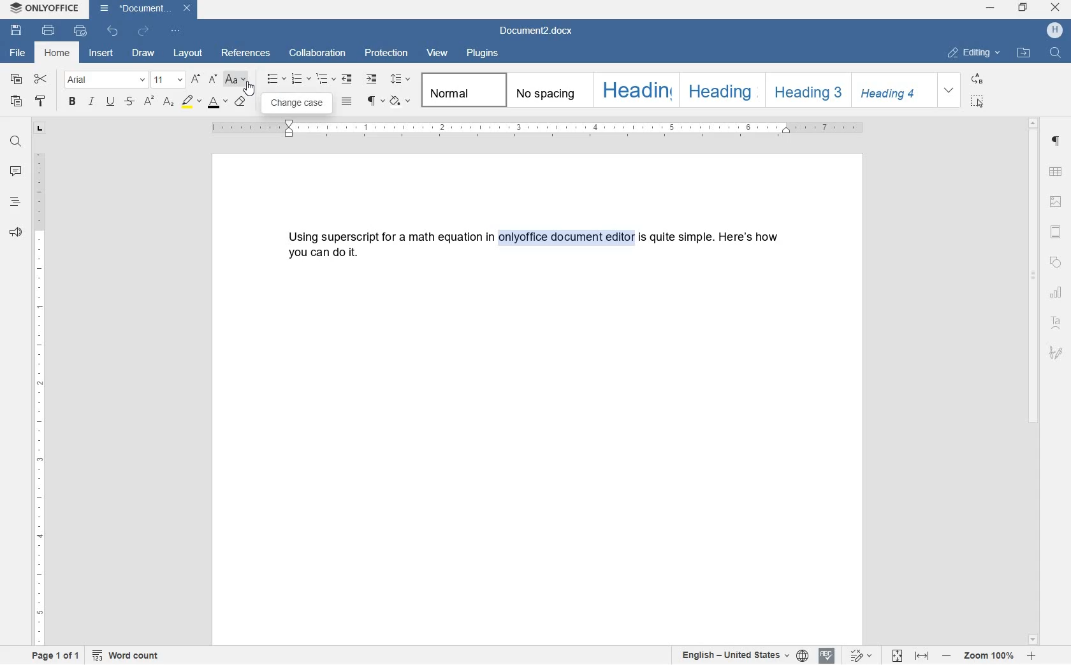  What do you see at coordinates (400, 102) in the screenshot?
I see `shading` at bounding box center [400, 102].